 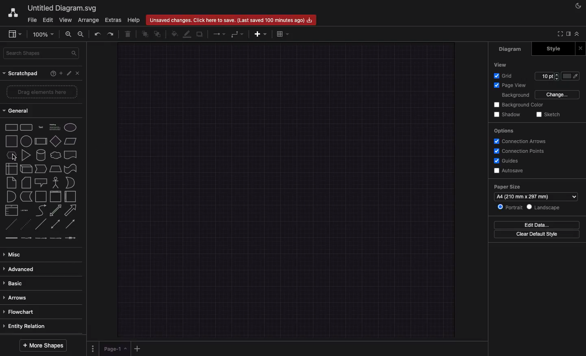 I want to click on Untitled diagram.svg, so click(x=62, y=8).